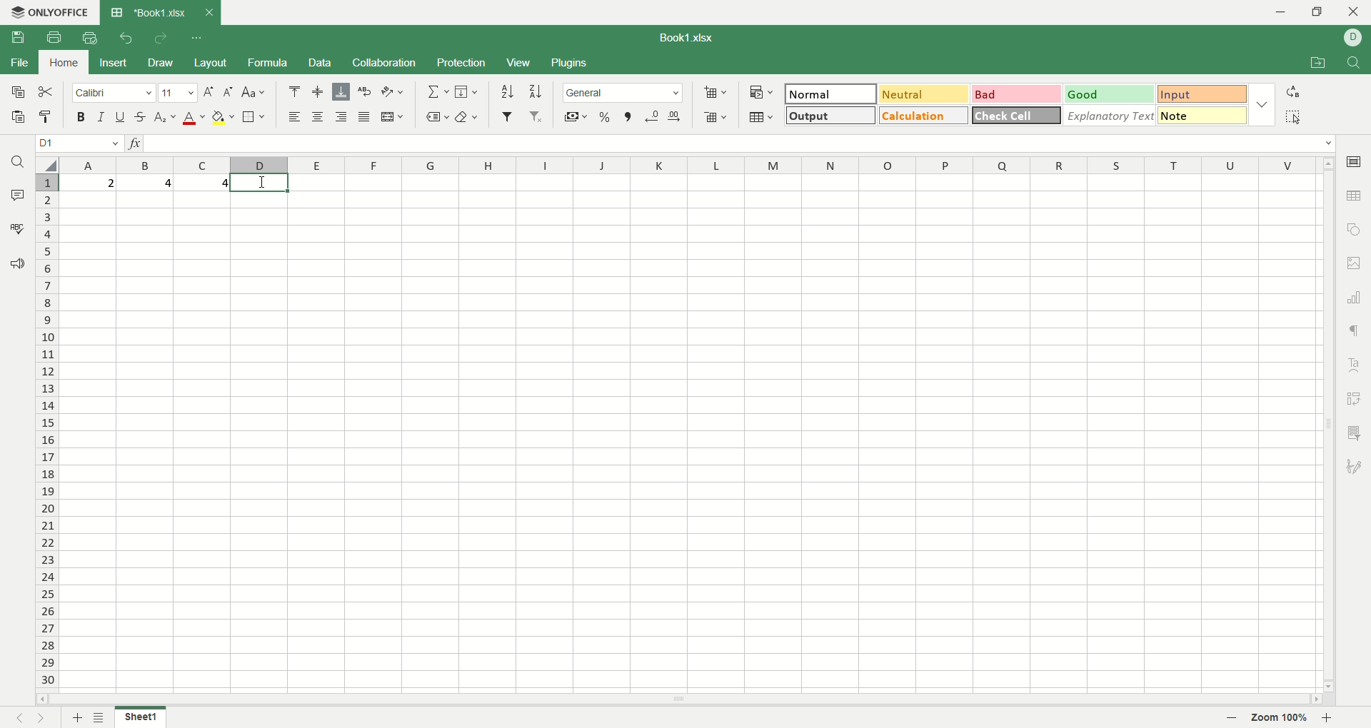 Image resolution: width=1371 pixels, height=728 pixels. Describe the element at coordinates (224, 118) in the screenshot. I see `fill color` at that location.